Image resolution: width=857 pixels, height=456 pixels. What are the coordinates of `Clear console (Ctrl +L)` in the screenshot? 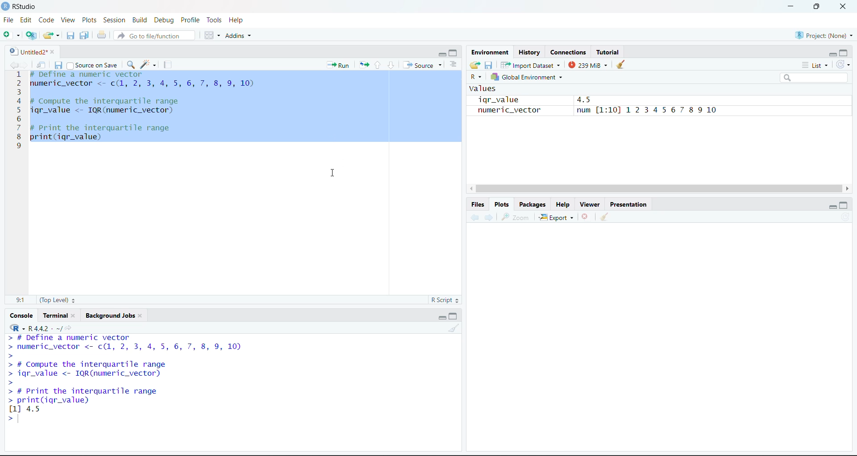 It's located at (607, 216).